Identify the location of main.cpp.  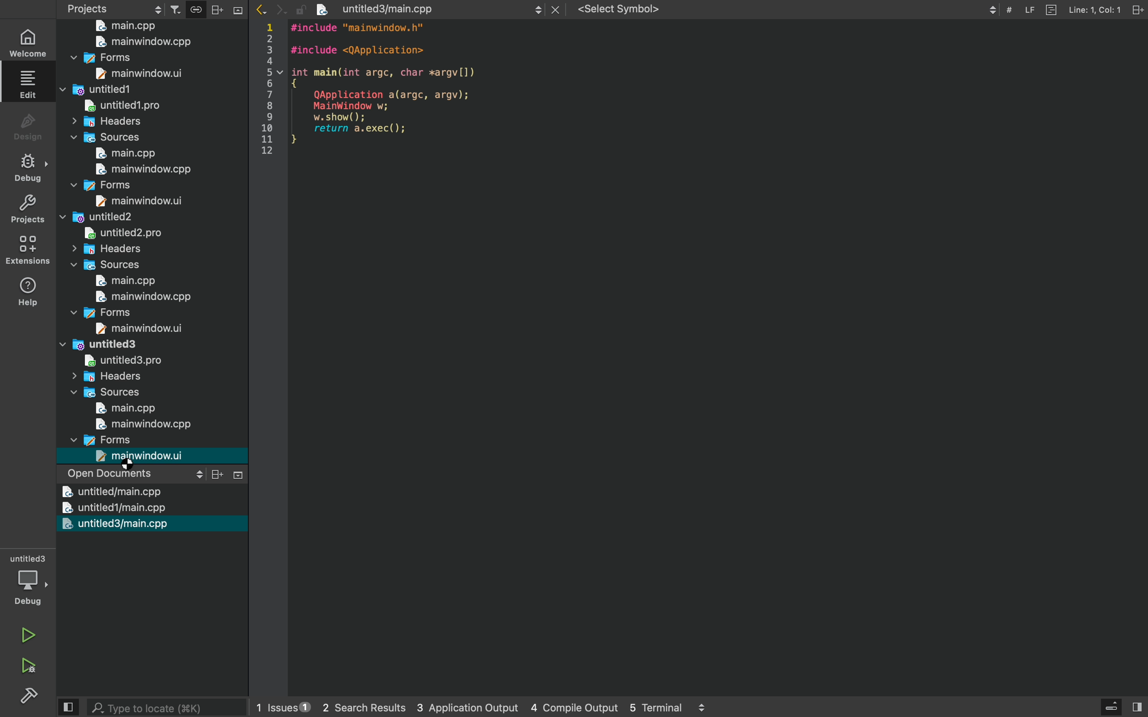
(141, 298).